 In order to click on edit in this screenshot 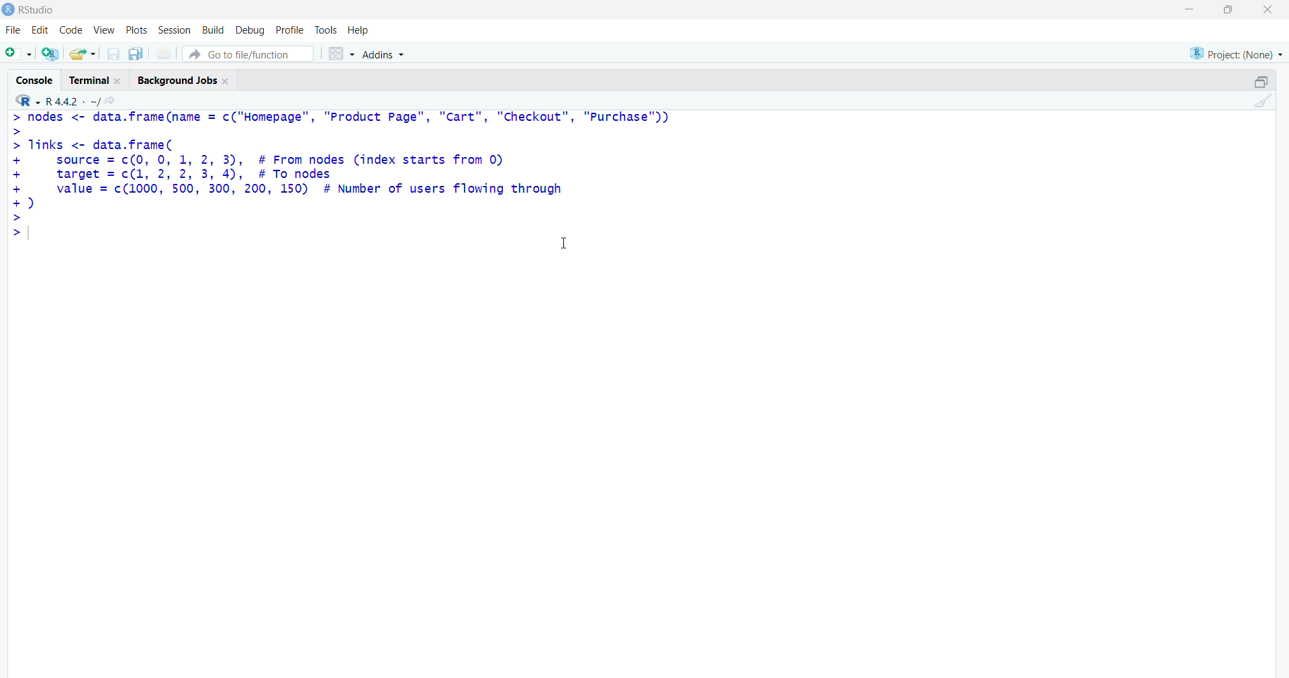, I will do `click(39, 30)`.